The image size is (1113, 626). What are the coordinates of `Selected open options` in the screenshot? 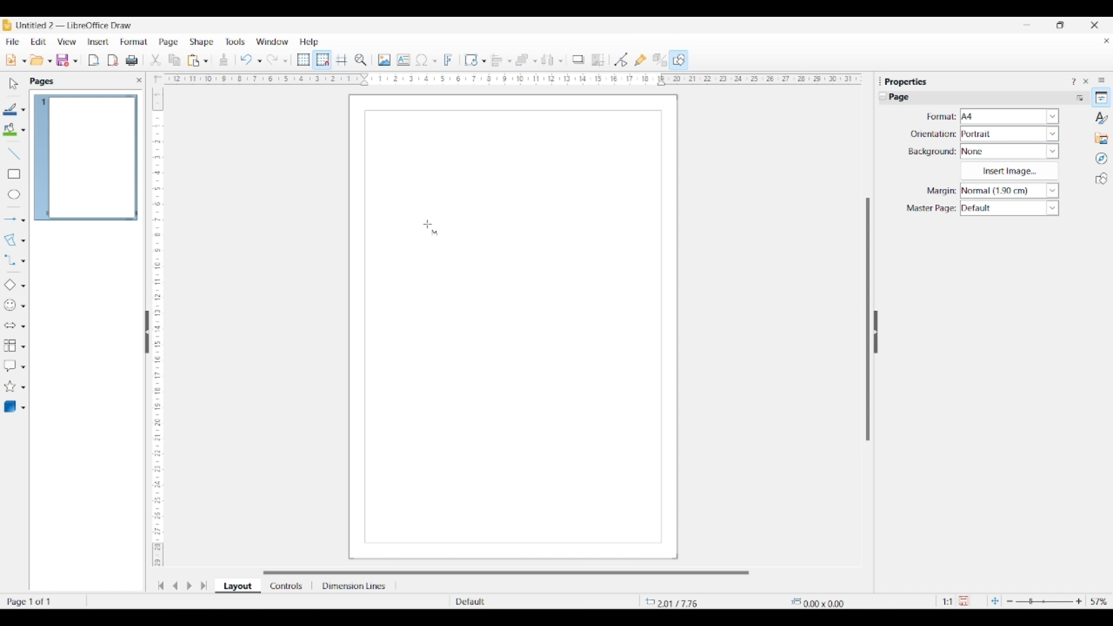 It's located at (37, 60).